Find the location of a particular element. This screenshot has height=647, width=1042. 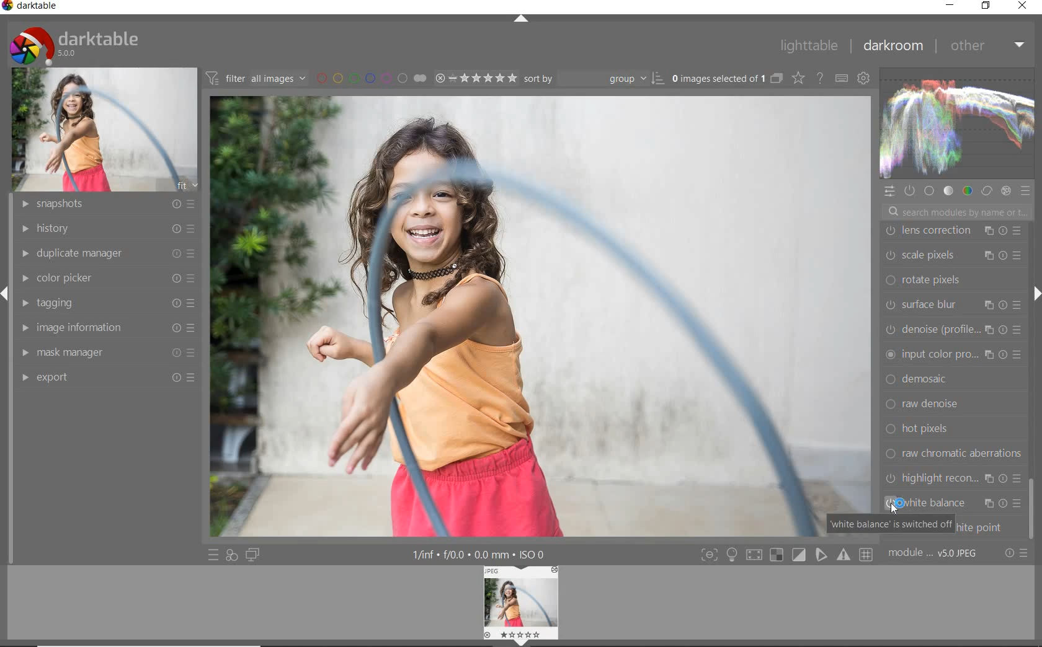

quick access for applying any of your styles is located at coordinates (231, 556).